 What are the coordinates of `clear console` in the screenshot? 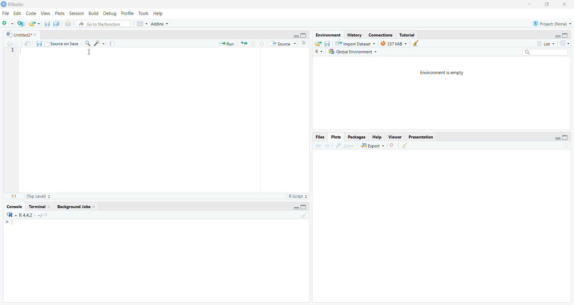 It's located at (303, 215).